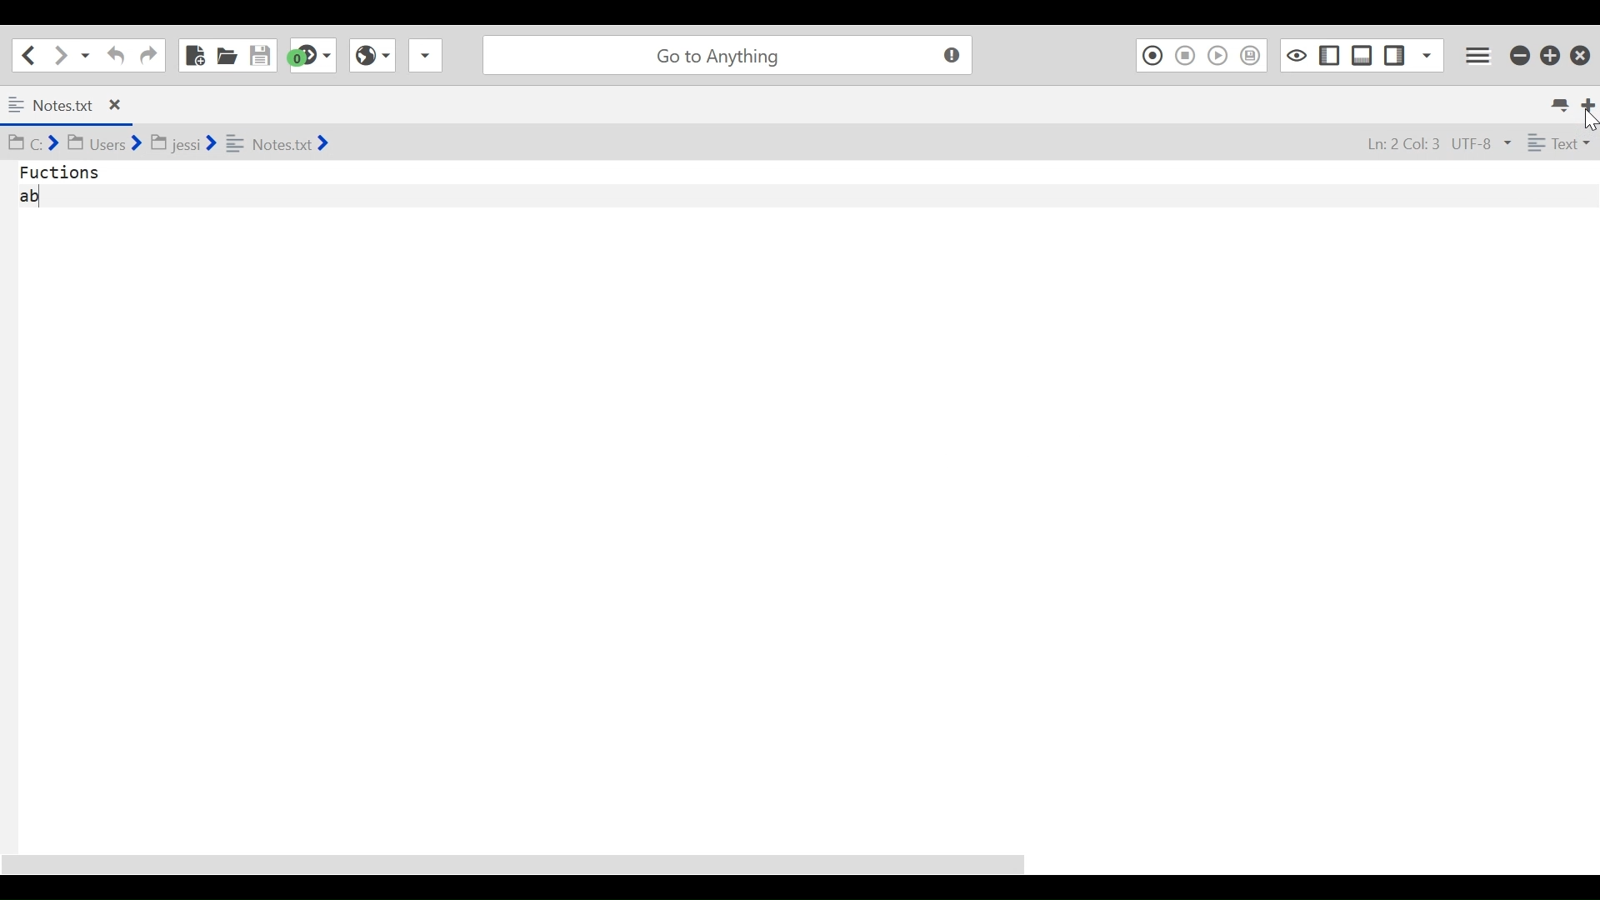 Image resolution: width=1600 pixels, height=900 pixels. Describe the element at coordinates (1218, 55) in the screenshot. I see `Play Last Macro` at that location.